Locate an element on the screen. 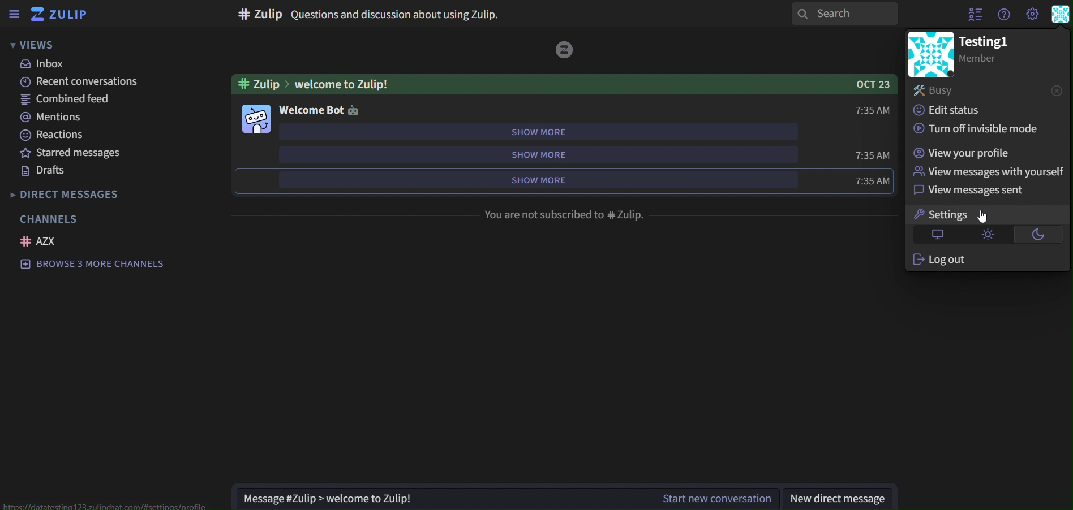 This screenshot has width=1073, height=510. channels is located at coordinates (54, 220).